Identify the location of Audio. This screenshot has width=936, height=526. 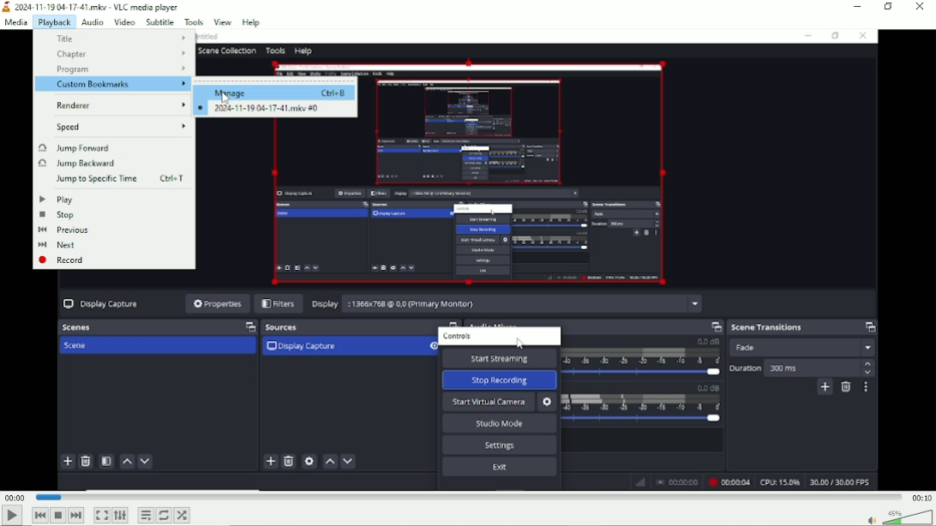
(91, 21).